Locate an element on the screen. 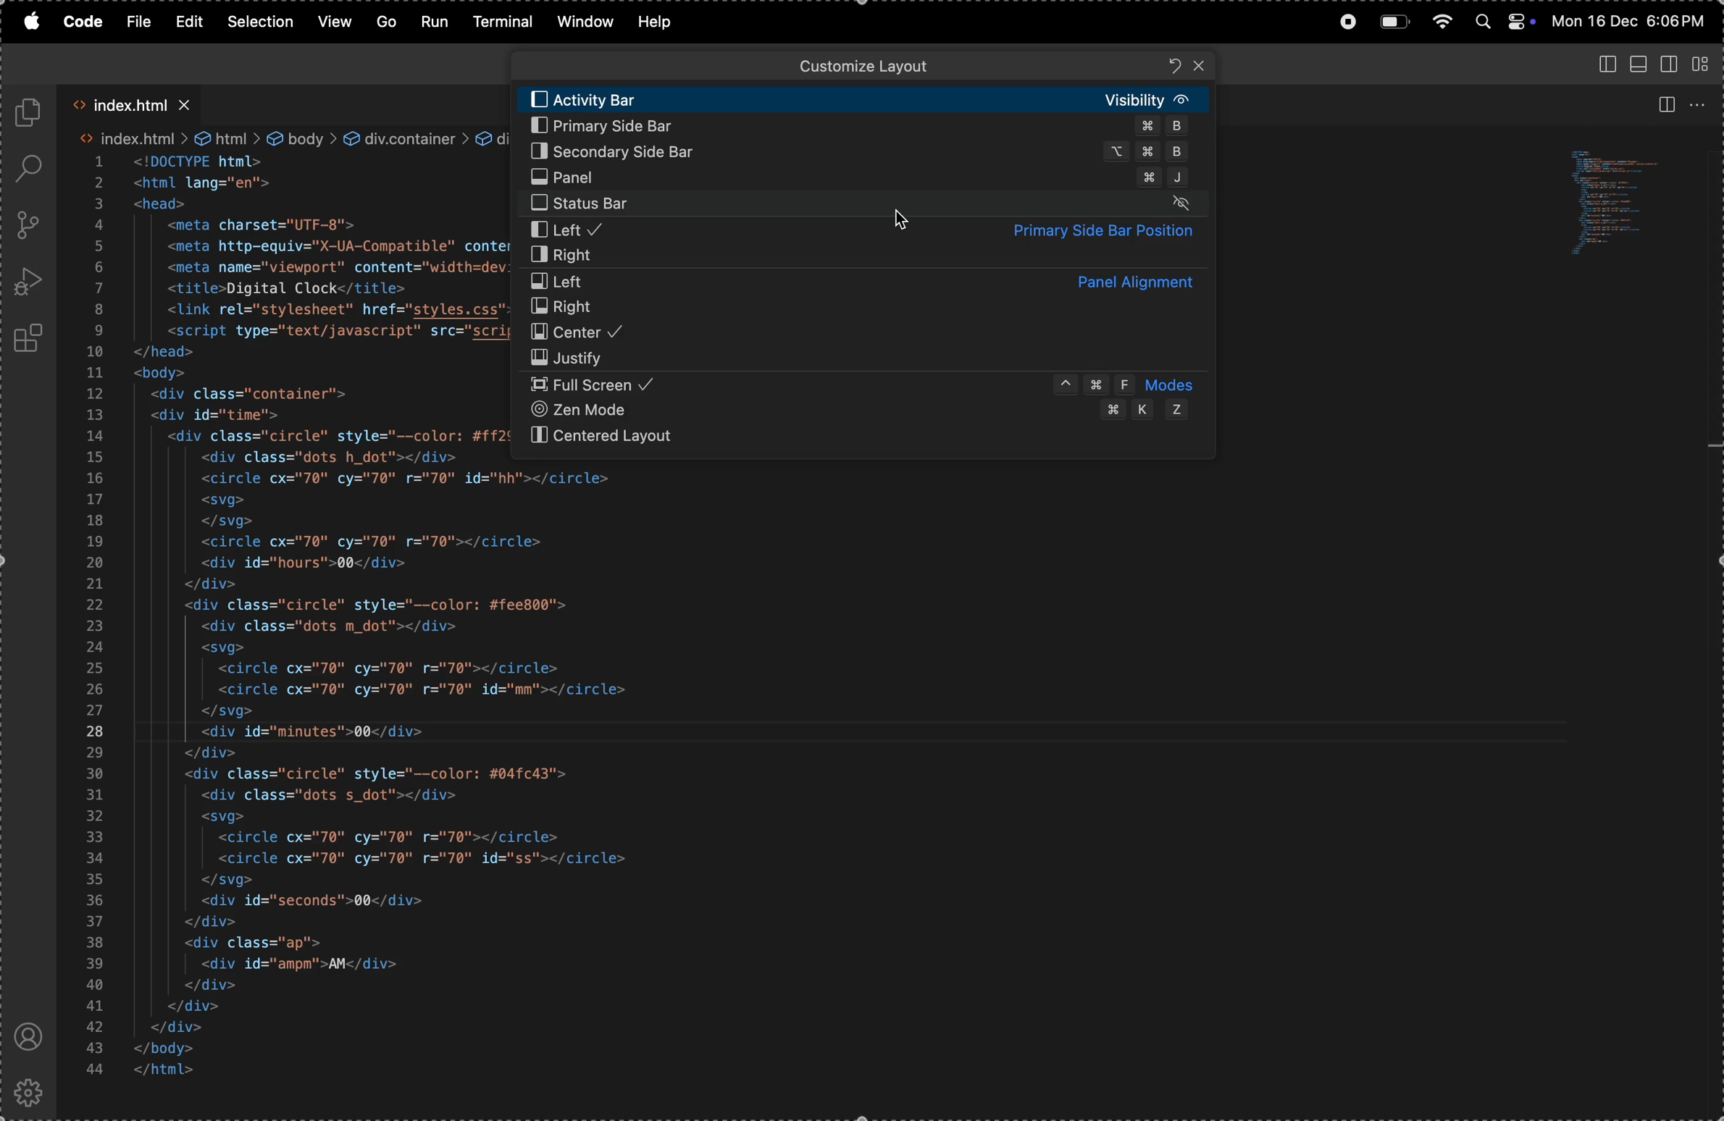 The width and height of the screenshot is (1724, 1121). primary is located at coordinates (859, 181).